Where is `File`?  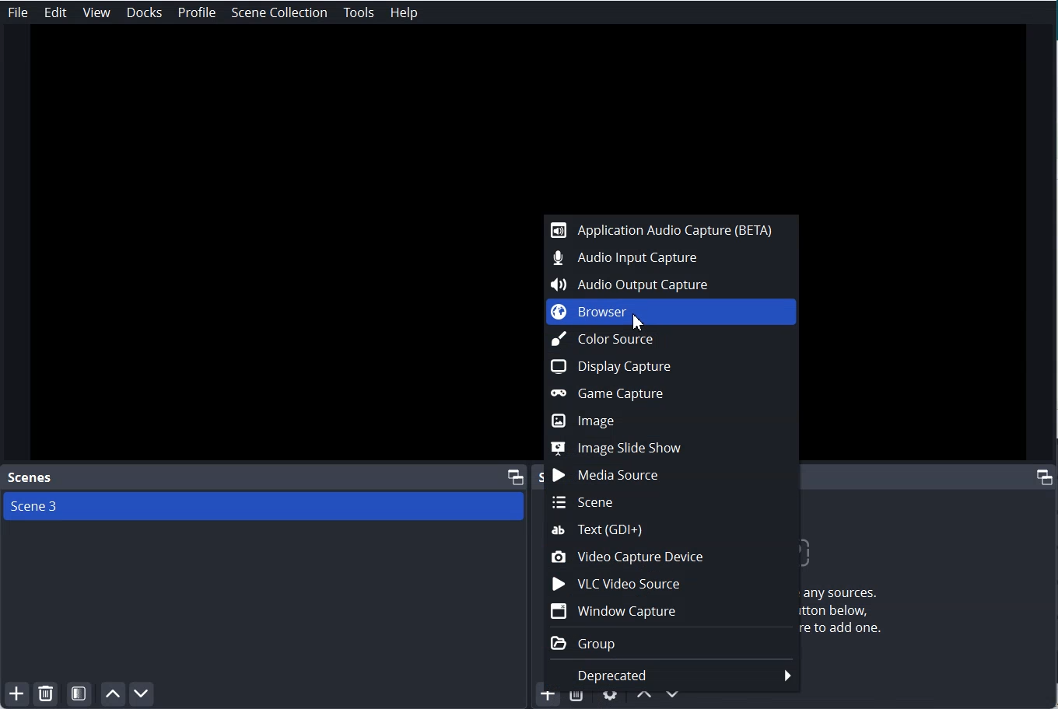
File is located at coordinates (18, 12).